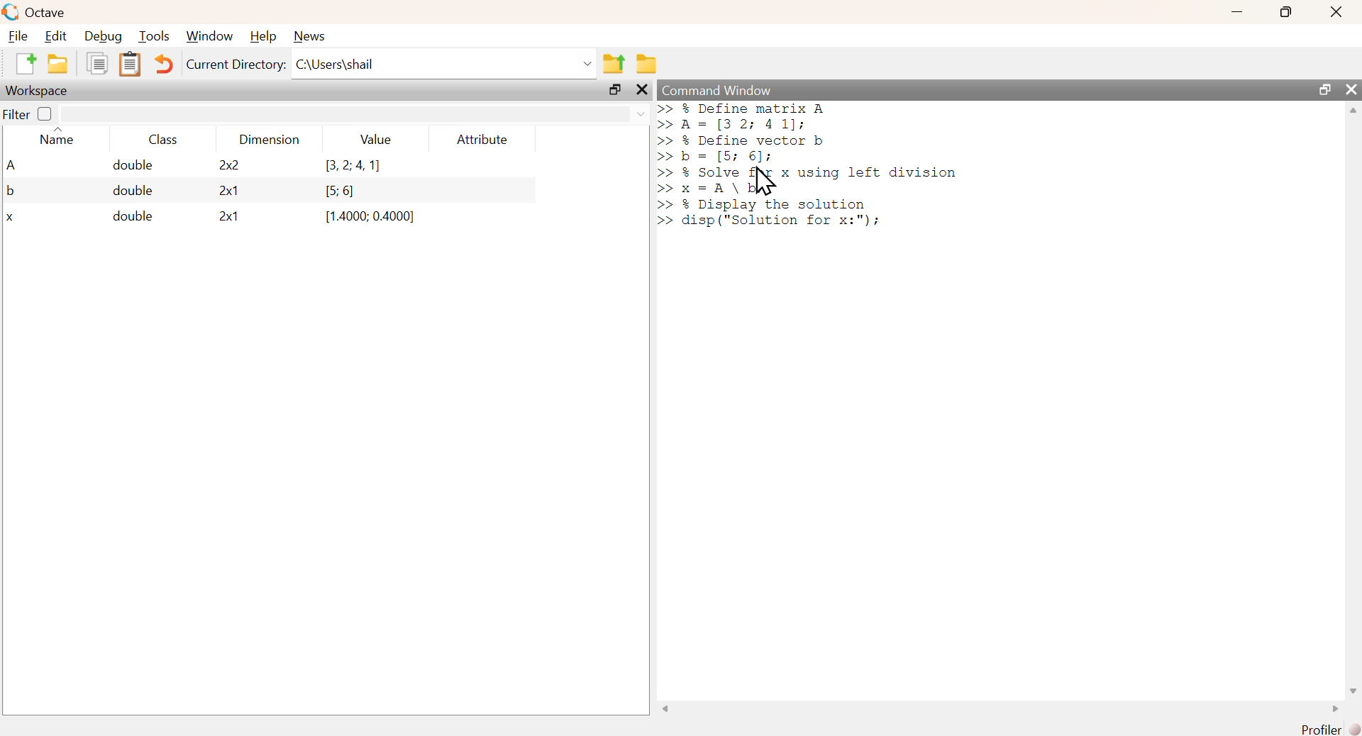 The image size is (1362, 736). I want to click on close, so click(1335, 13).